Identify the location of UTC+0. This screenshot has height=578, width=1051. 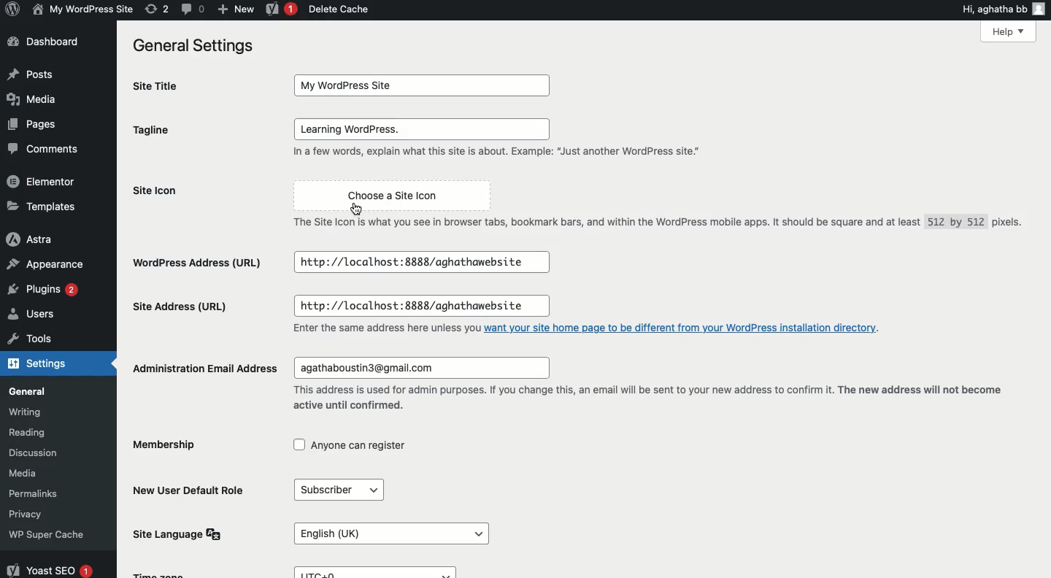
(373, 572).